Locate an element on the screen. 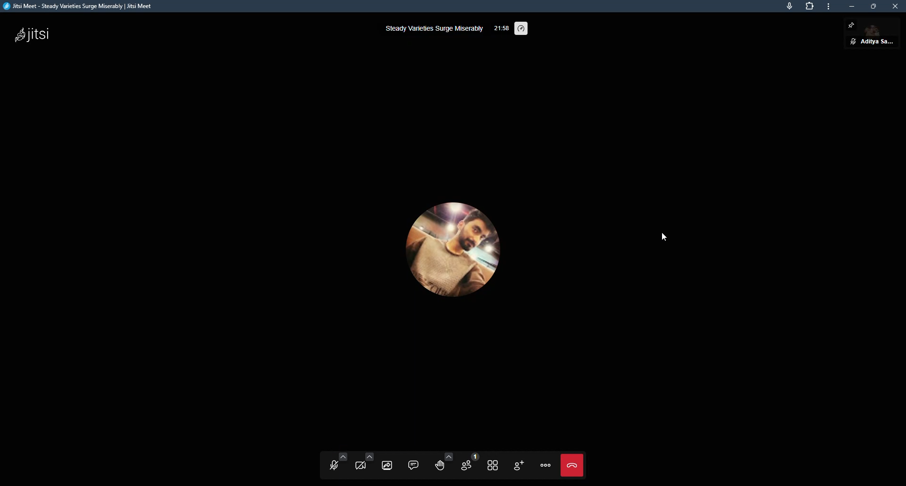  maximize is located at coordinates (876, 6).